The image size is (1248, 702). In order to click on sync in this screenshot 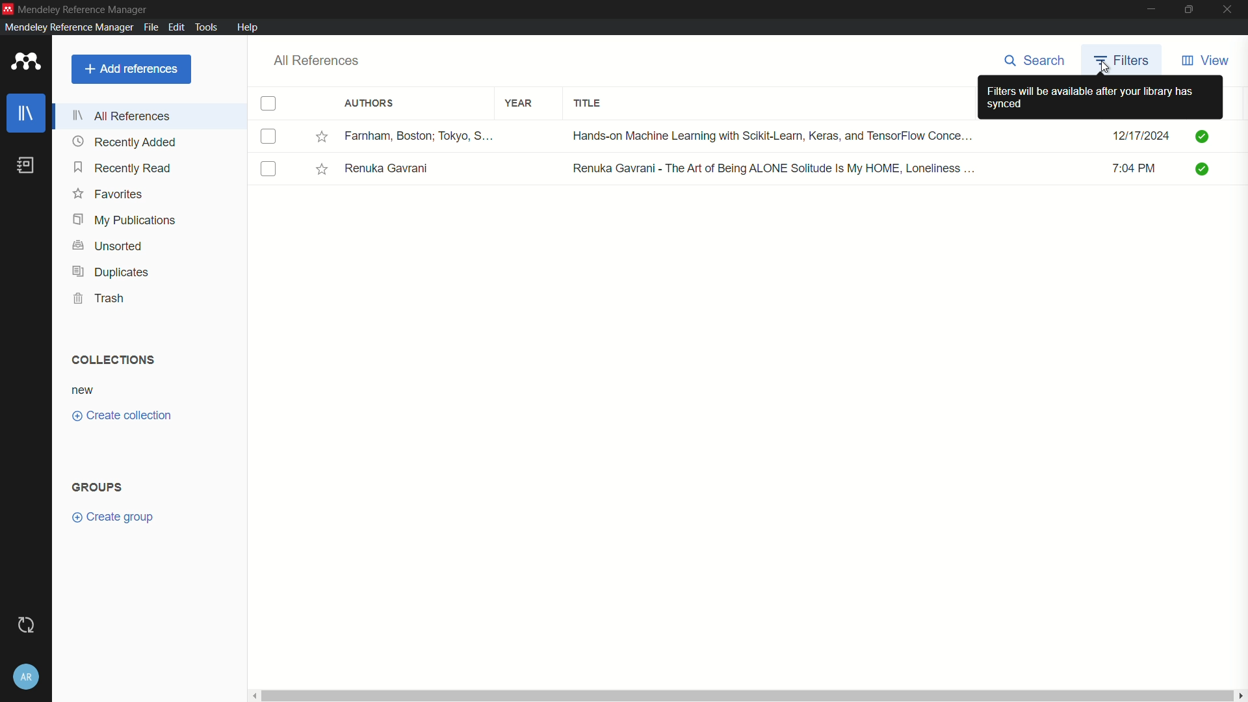, I will do `click(26, 624)`.